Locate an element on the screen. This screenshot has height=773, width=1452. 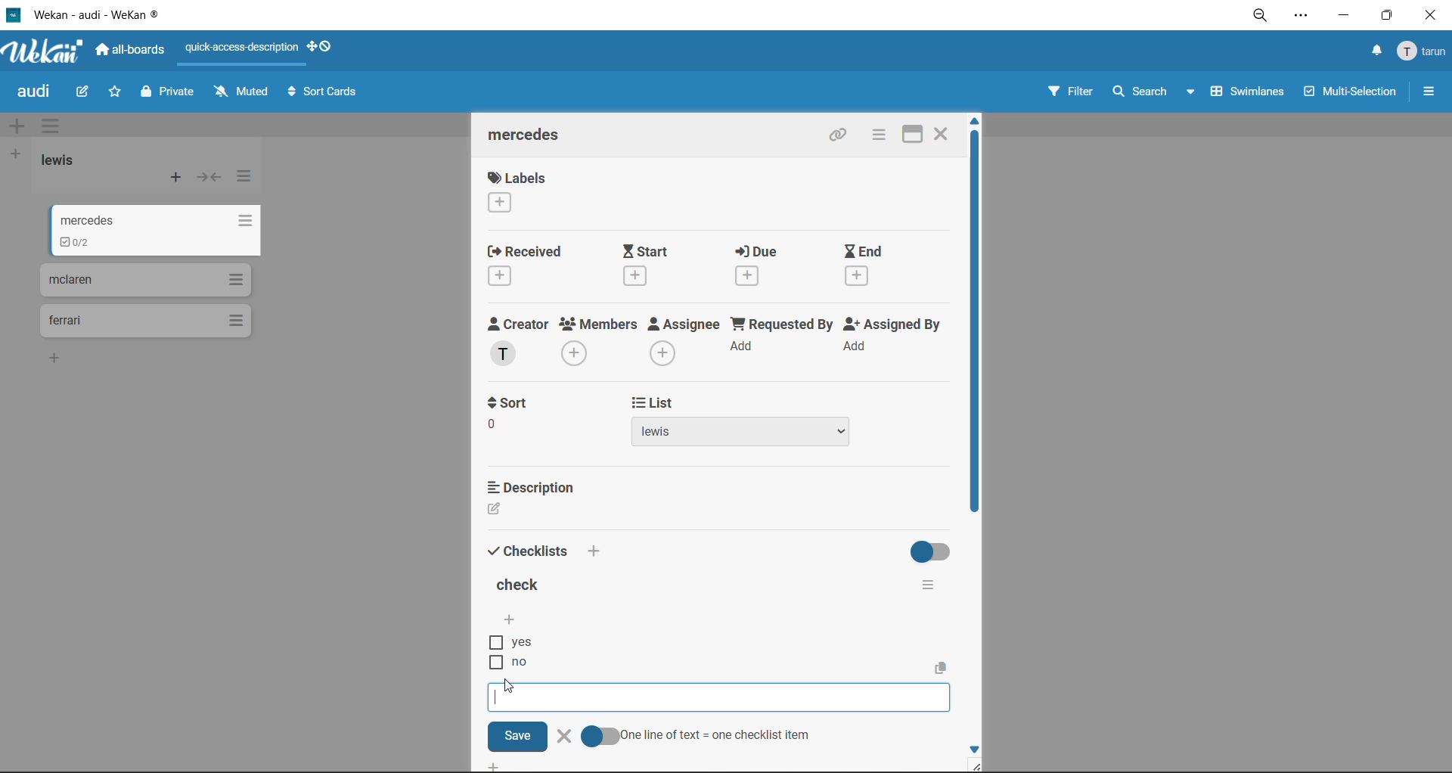
checklists is located at coordinates (529, 554).